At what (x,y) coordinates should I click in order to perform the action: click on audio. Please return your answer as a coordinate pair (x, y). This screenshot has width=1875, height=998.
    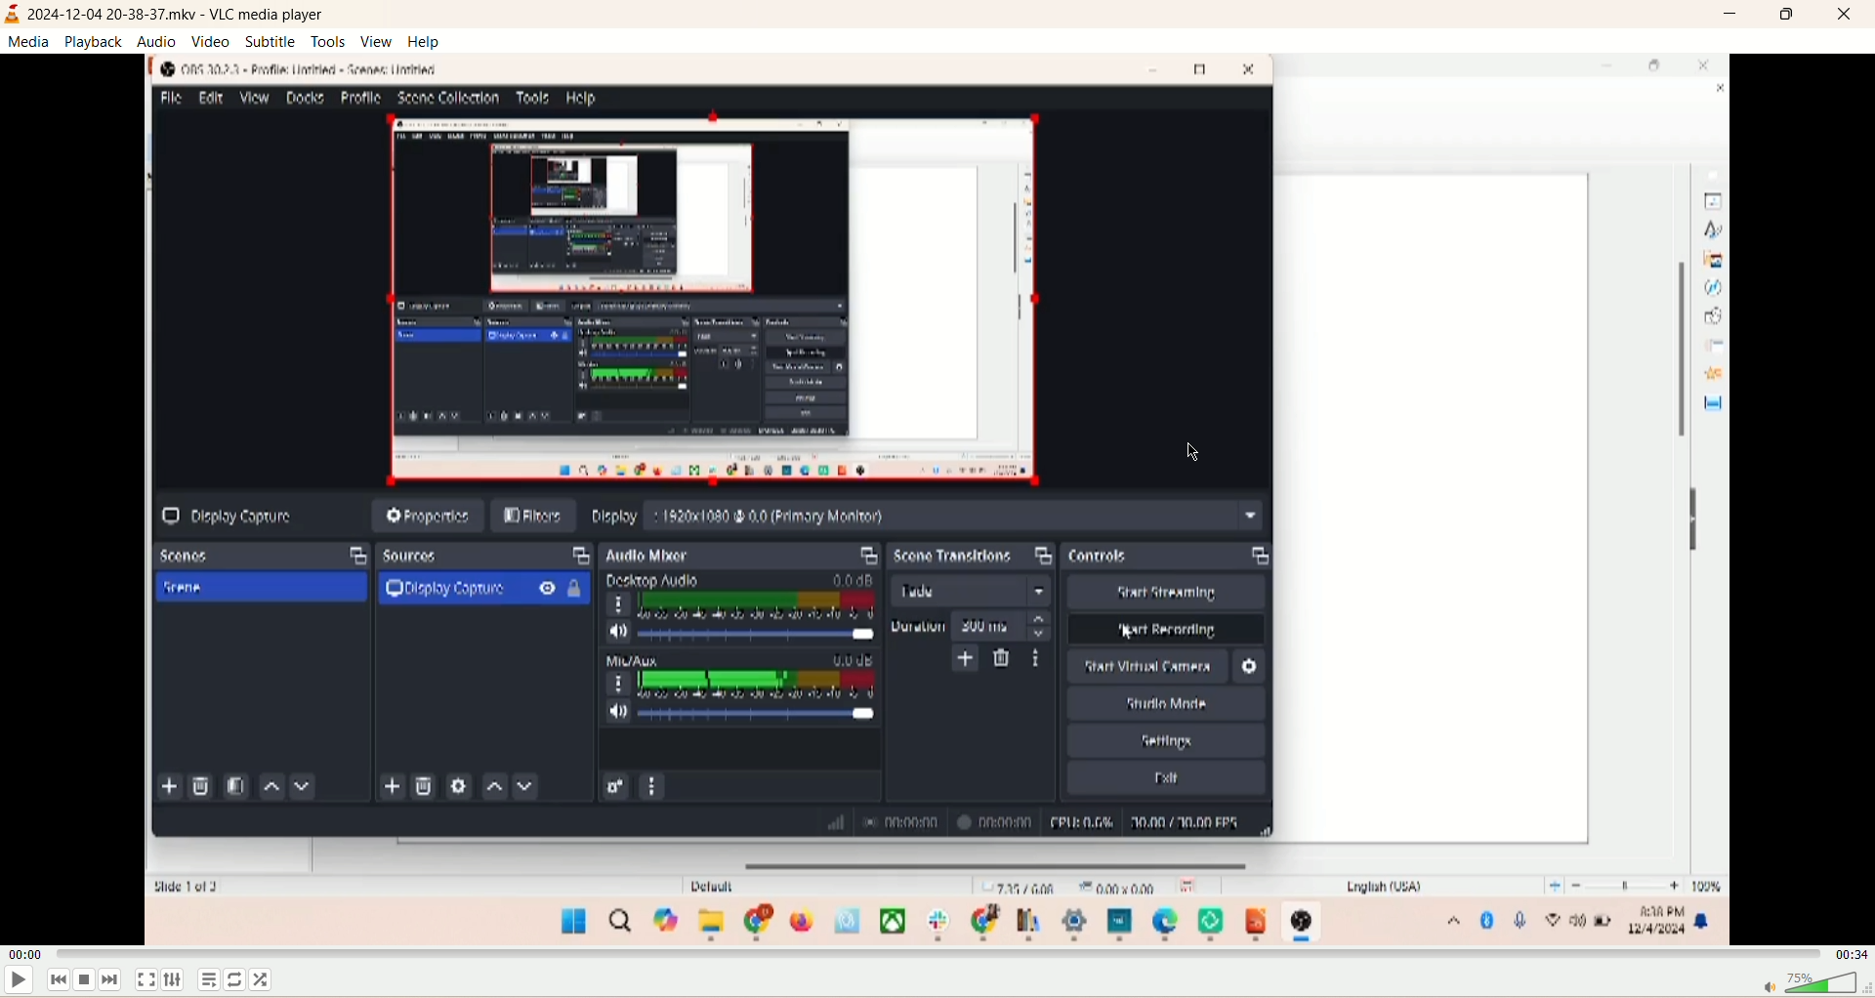
    Looking at the image, I should click on (157, 42).